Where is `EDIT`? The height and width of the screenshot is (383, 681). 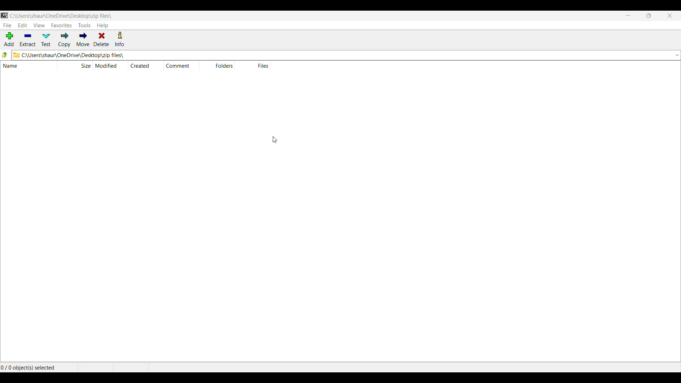 EDIT is located at coordinates (22, 26).